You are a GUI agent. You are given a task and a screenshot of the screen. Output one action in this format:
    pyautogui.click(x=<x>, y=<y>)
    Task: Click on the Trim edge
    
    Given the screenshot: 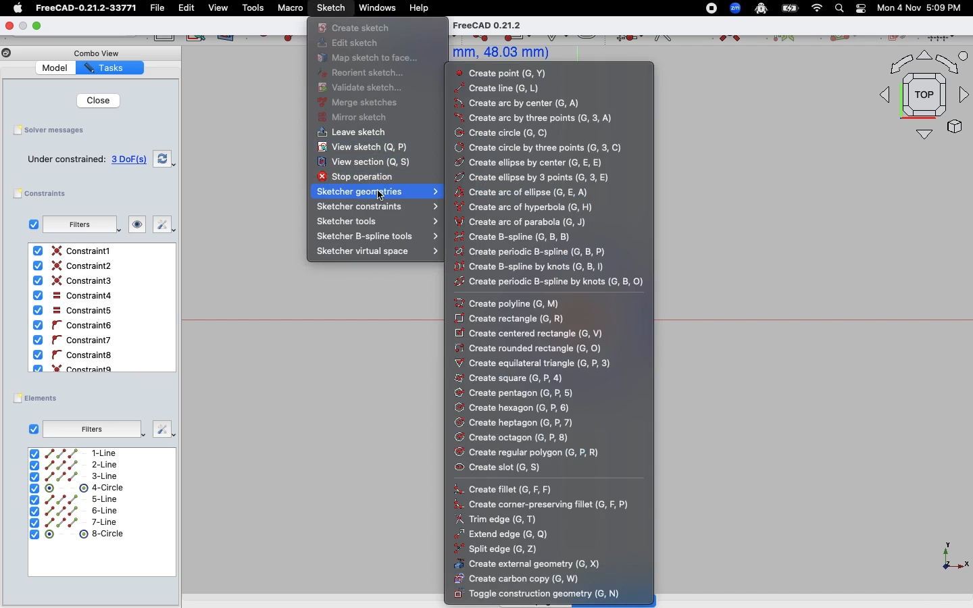 What is the action you would take?
    pyautogui.click(x=499, y=517)
    